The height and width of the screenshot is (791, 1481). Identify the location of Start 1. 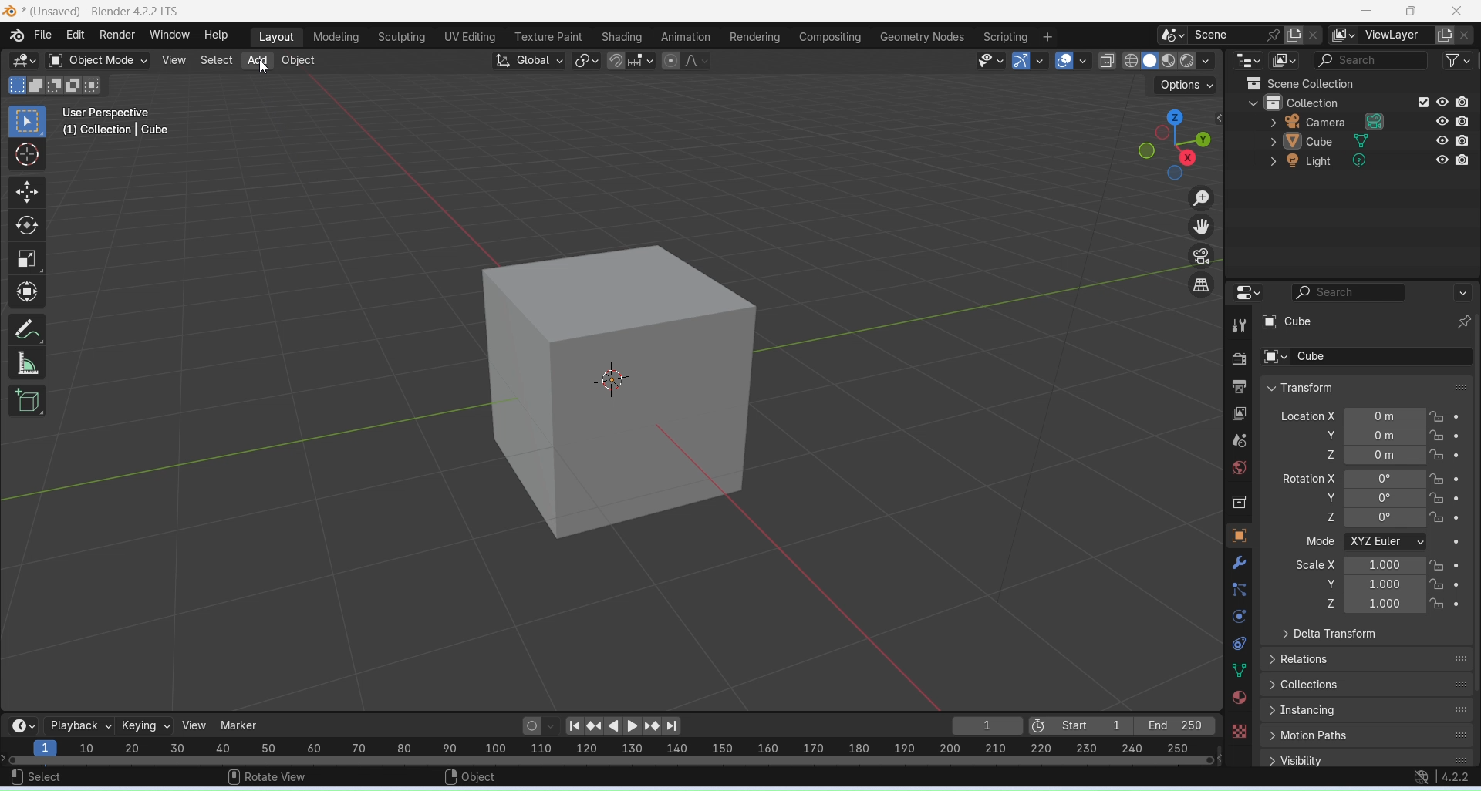
(1092, 726).